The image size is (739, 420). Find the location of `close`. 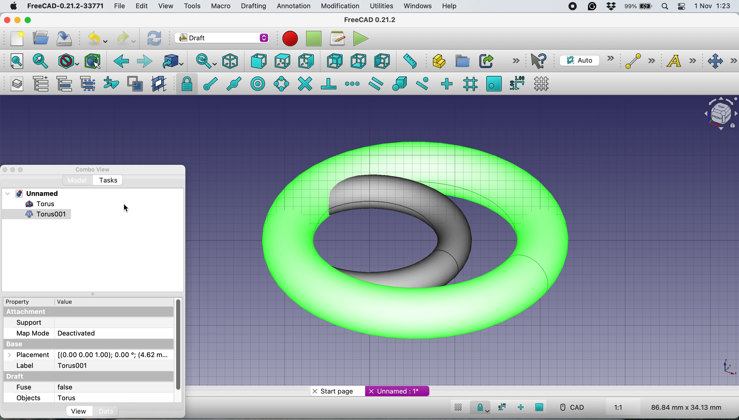

close is located at coordinates (6, 20).